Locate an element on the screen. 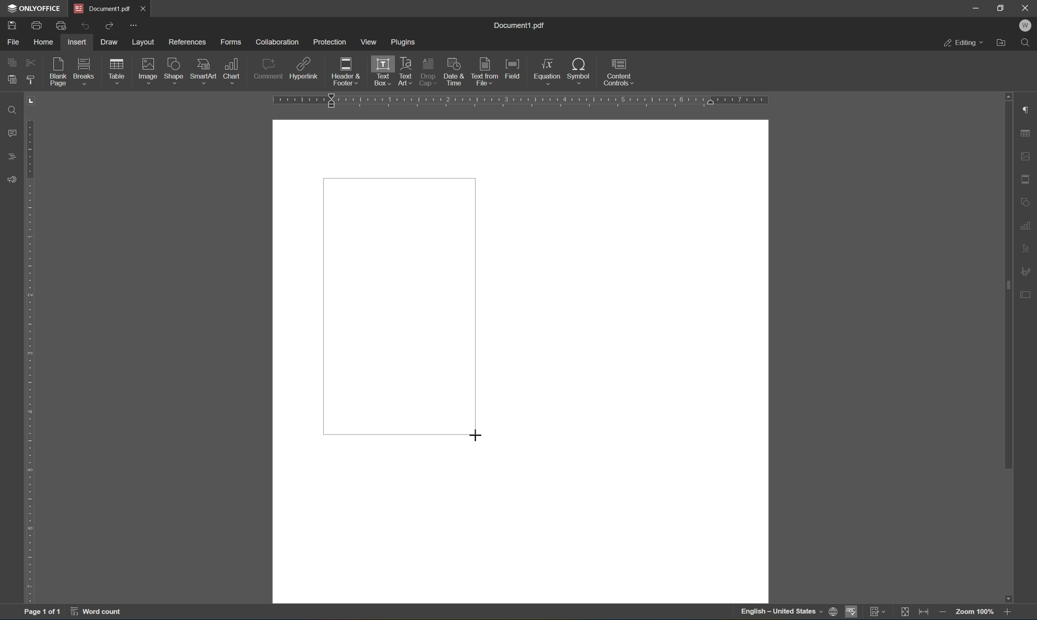 The width and height of the screenshot is (1037, 620). document1.pdf is located at coordinates (518, 25).